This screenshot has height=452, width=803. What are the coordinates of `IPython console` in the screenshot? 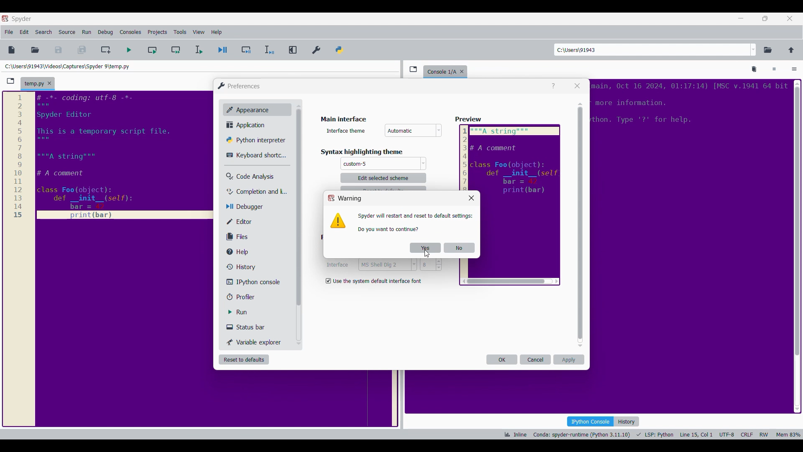 It's located at (590, 421).